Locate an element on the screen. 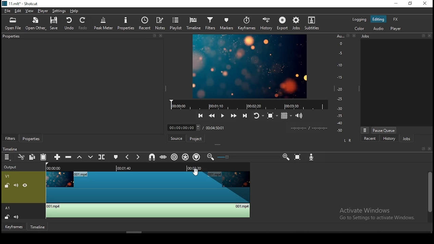  previous marker is located at coordinates (127, 157).